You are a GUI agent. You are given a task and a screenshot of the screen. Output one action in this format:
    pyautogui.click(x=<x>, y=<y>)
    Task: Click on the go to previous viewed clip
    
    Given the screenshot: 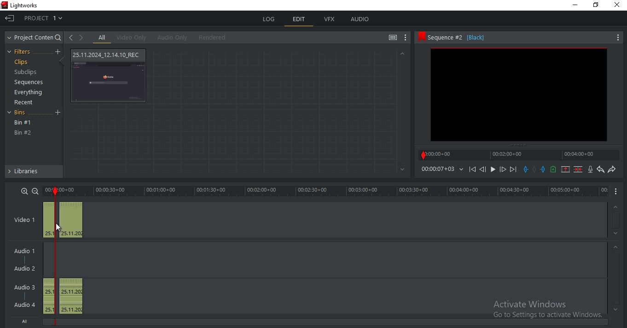 What is the action you would take?
    pyautogui.click(x=70, y=37)
    